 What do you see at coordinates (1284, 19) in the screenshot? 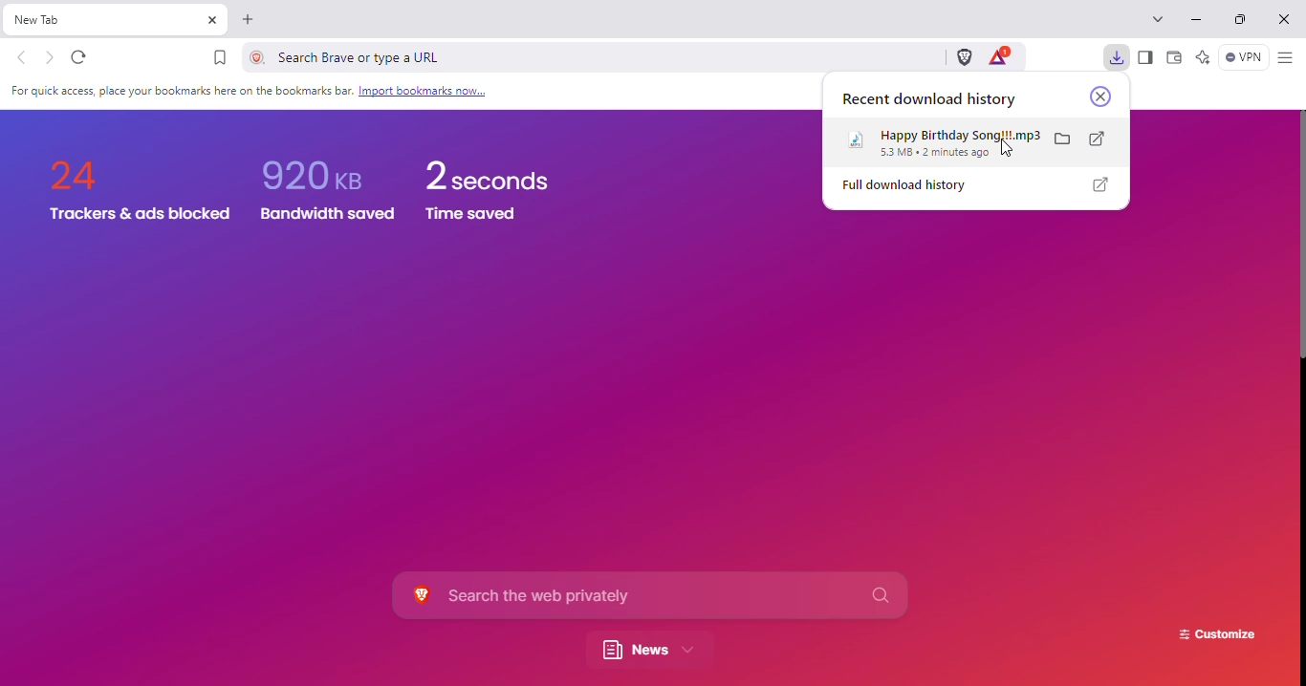
I see `close` at bounding box center [1284, 19].